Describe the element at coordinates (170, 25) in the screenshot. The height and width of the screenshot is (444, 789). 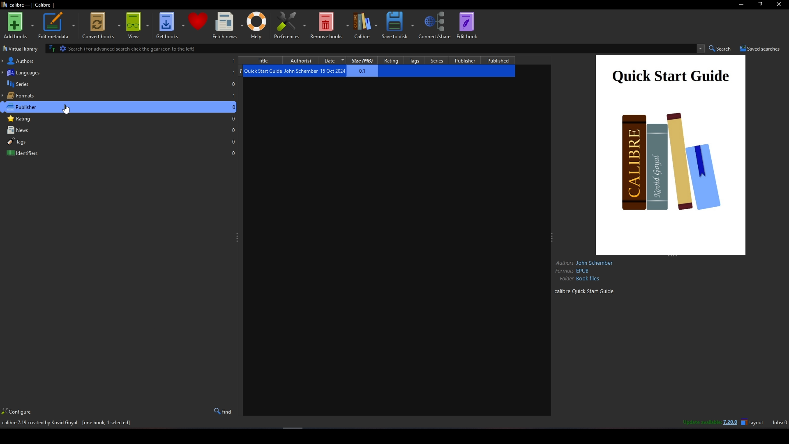
I see `Get books` at that location.